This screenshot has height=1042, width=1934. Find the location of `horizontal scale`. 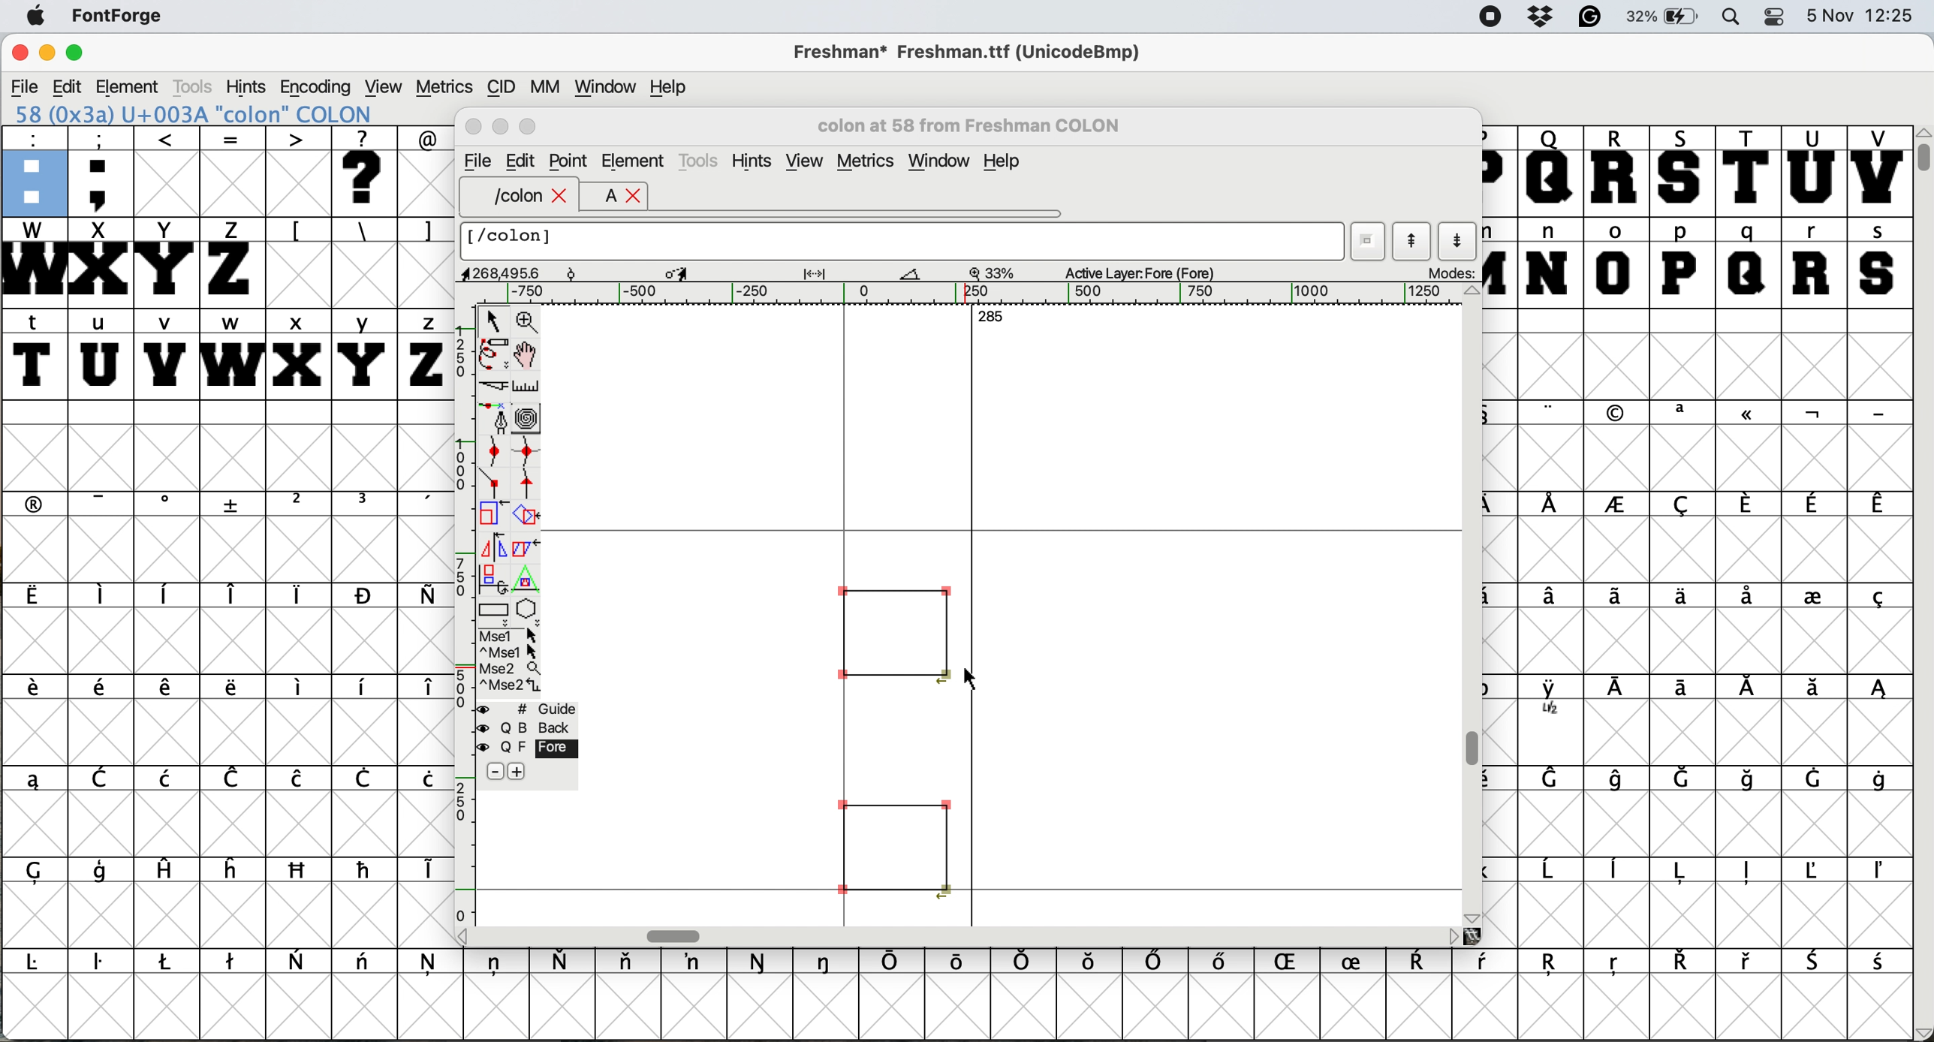

horizontal scale is located at coordinates (976, 294).